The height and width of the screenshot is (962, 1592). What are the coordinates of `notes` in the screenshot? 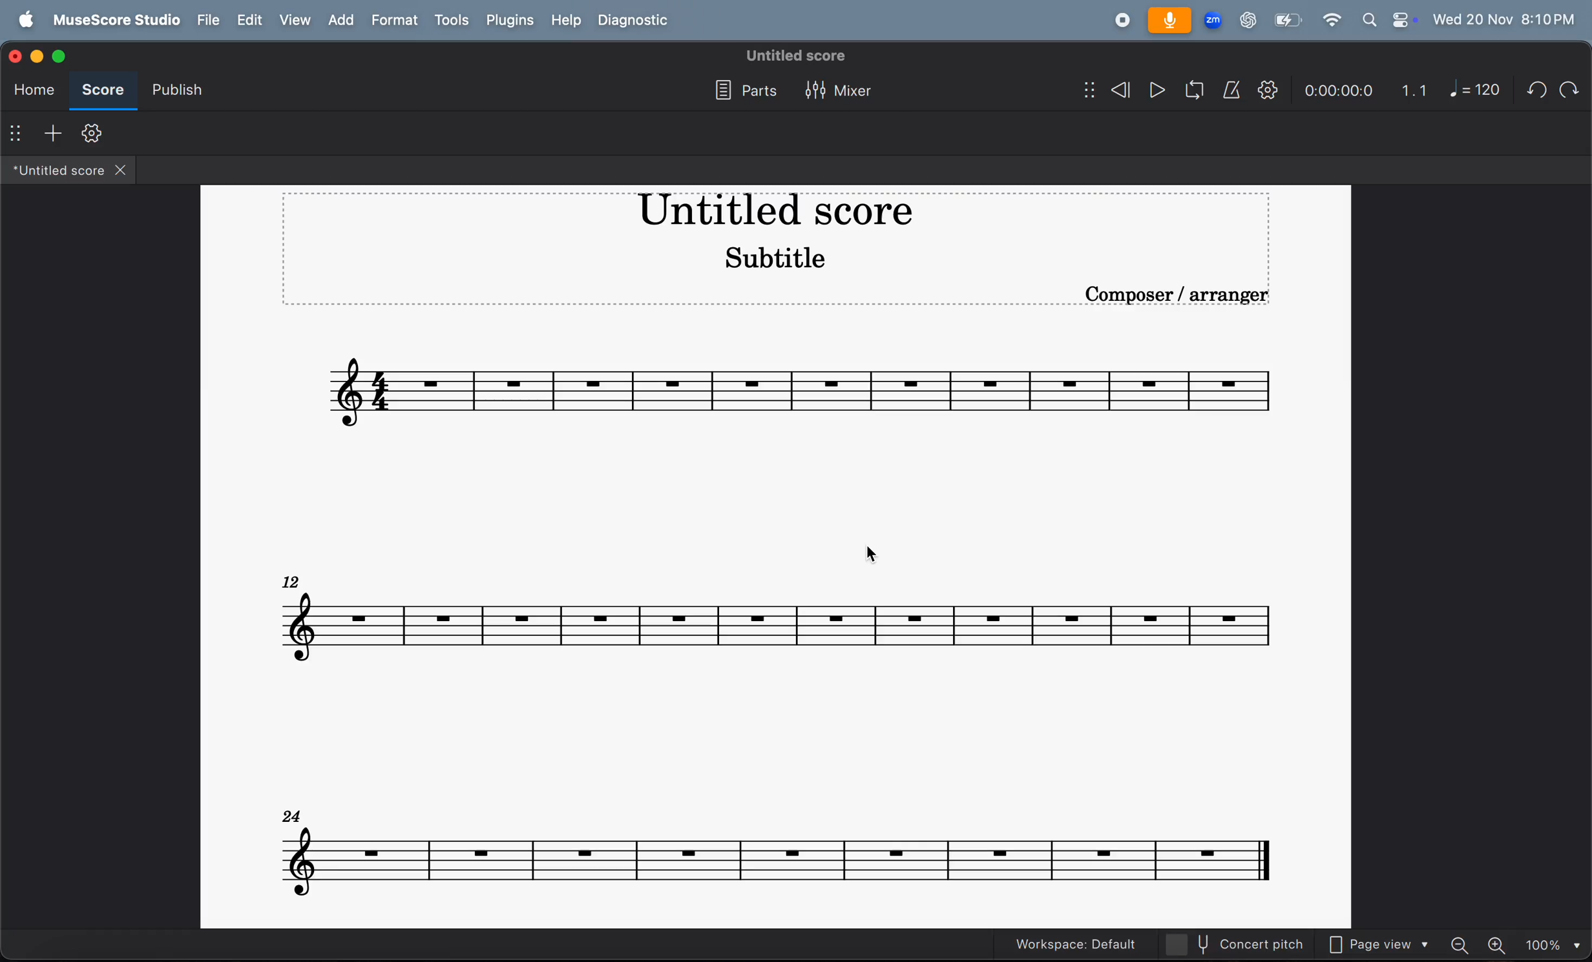 It's located at (779, 626).